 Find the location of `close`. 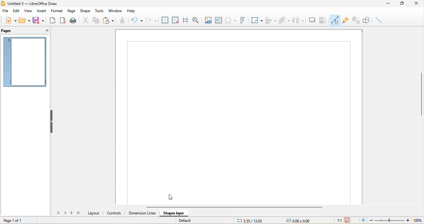

close is located at coordinates (45, 31).